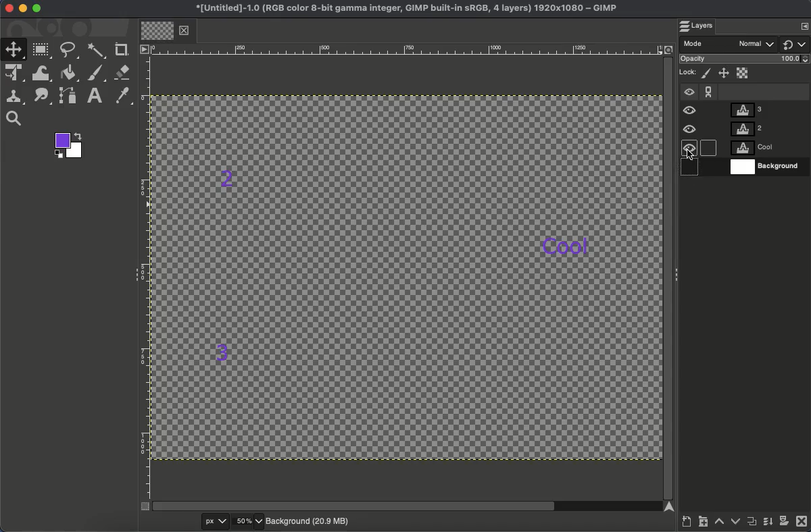 The height and width of the screenshot is (532, 811). Describe the element at coordinates (406, 49) in the screenshot. I see `Ruler` at that location.